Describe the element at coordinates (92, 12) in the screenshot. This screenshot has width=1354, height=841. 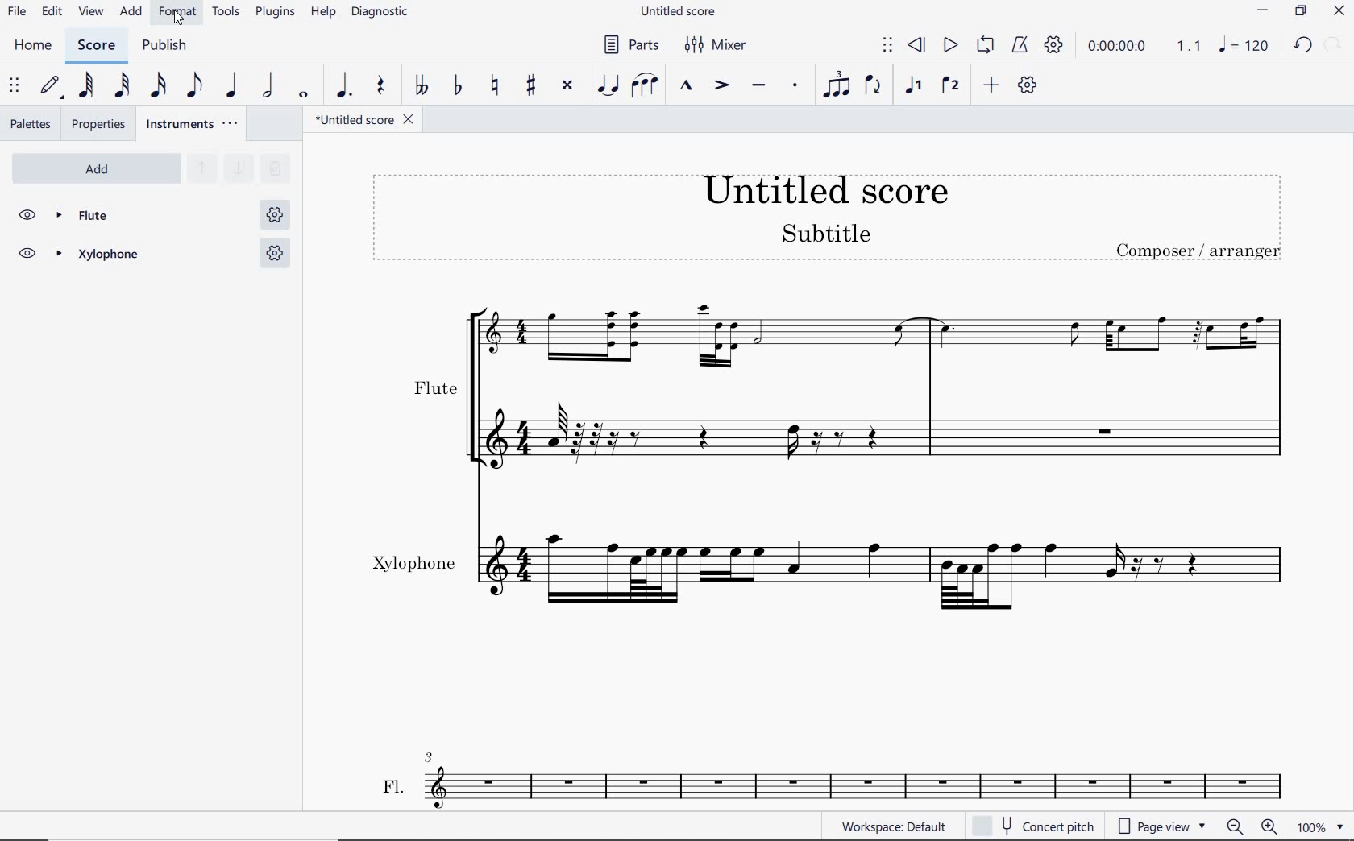
I see `VIEW` at that location.